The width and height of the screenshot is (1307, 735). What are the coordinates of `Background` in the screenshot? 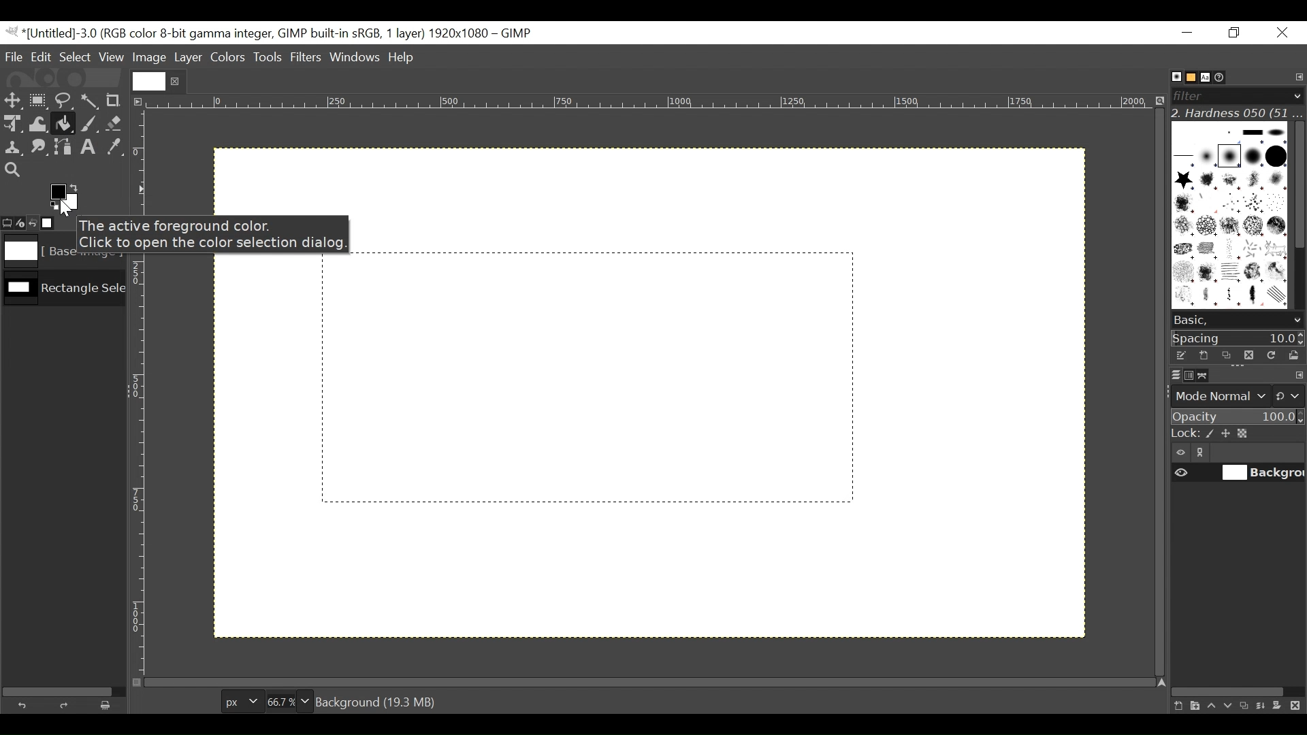 It's located at (699, 451).